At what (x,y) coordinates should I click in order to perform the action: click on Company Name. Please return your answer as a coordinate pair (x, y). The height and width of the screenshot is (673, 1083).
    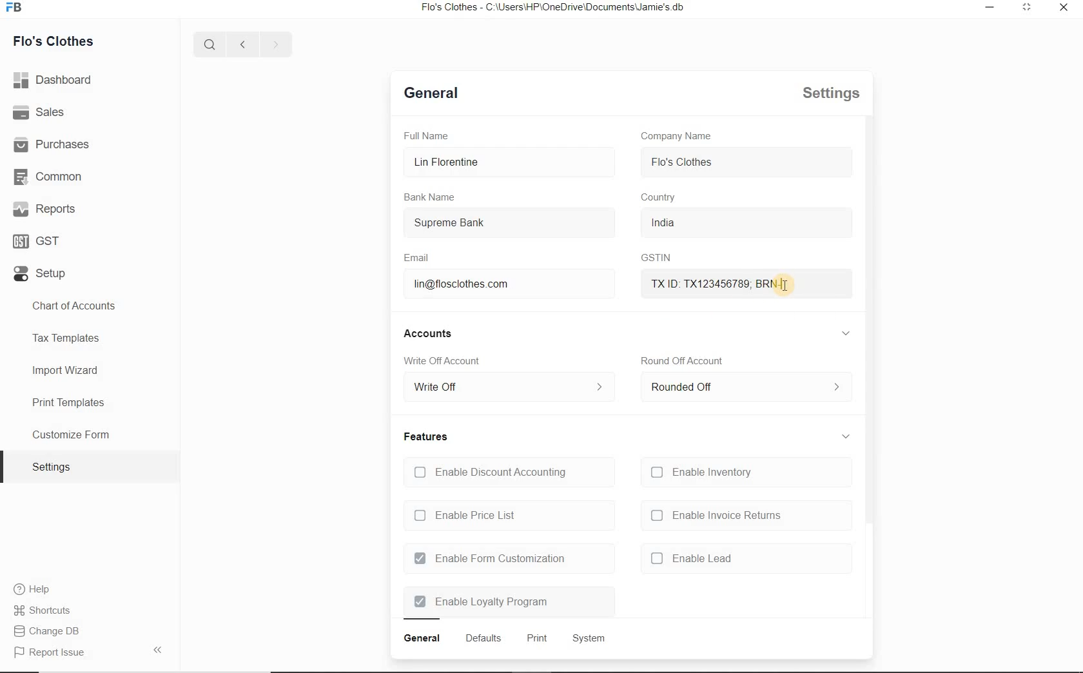
    Looking at the image, I should click on (677, 136).